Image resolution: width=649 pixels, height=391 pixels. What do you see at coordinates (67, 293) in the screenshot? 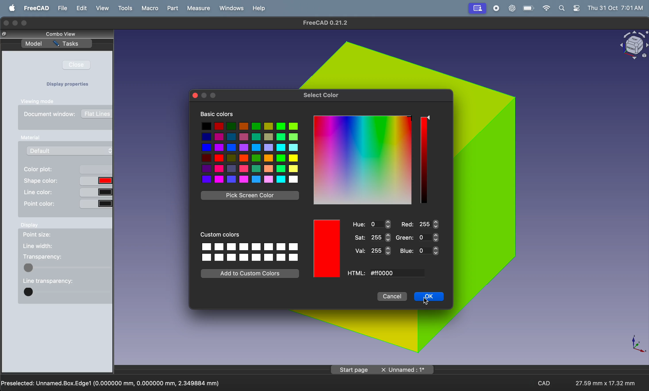
I see `toogle` at bounding box center [67, 293].